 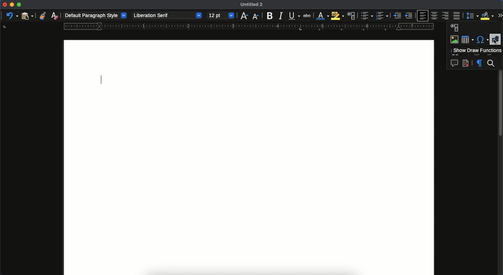 What do you see at coordinates (455, 40) in the screenshot?
I see `images` at bounding box center [455, 40].